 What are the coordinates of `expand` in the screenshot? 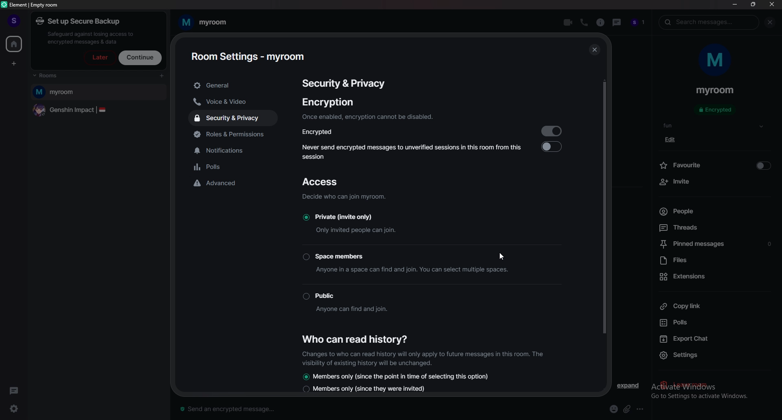 It's located at (629, 385).